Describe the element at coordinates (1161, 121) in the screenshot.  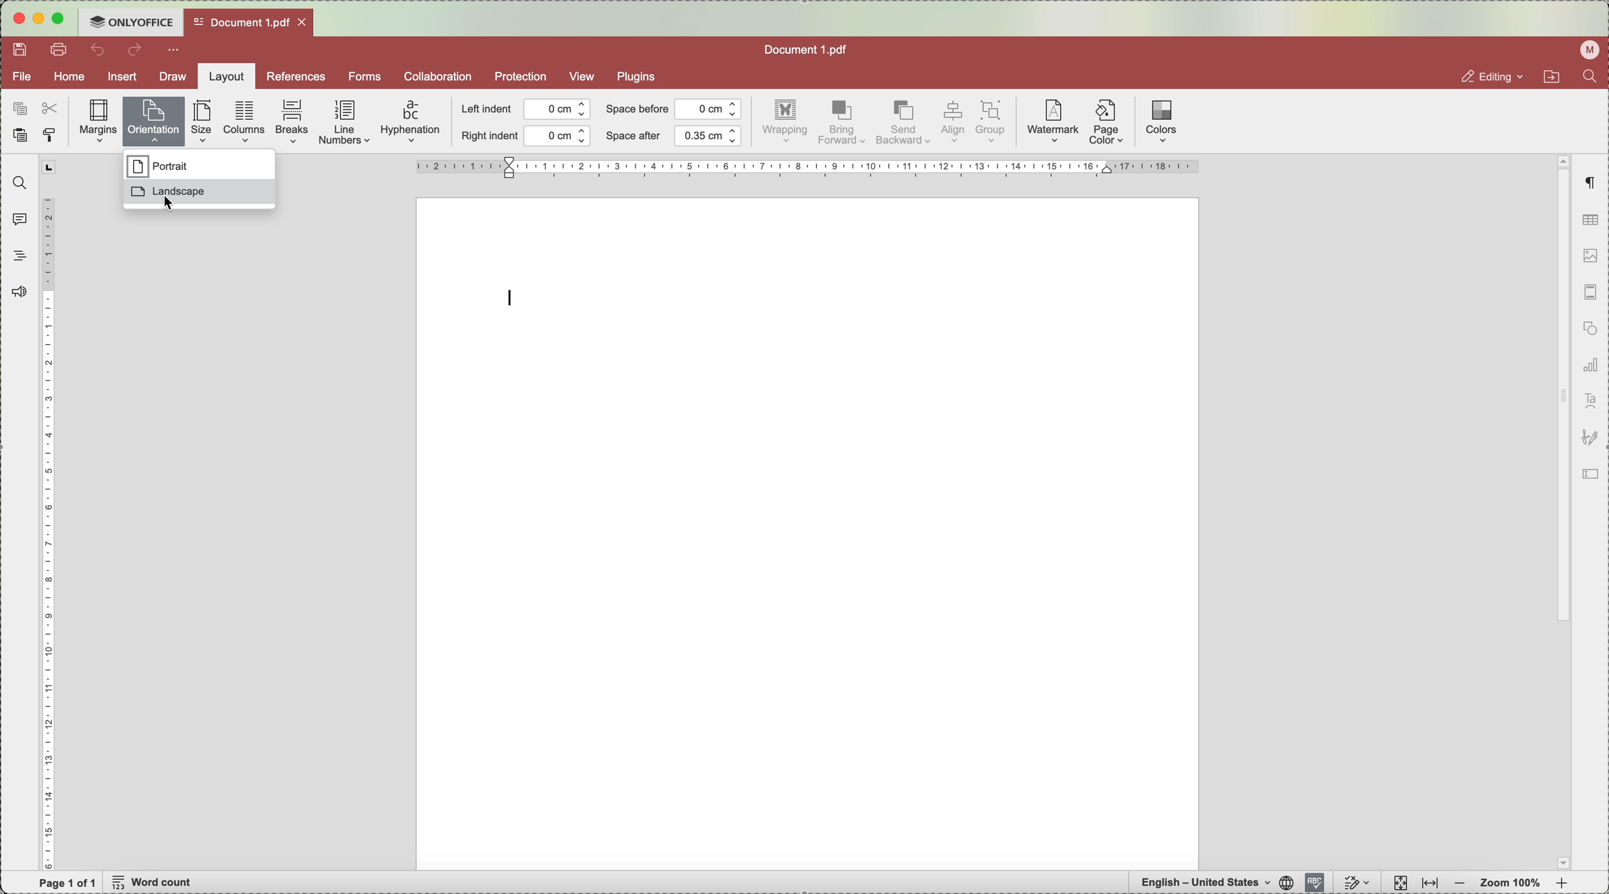
I see `colors` at that location.